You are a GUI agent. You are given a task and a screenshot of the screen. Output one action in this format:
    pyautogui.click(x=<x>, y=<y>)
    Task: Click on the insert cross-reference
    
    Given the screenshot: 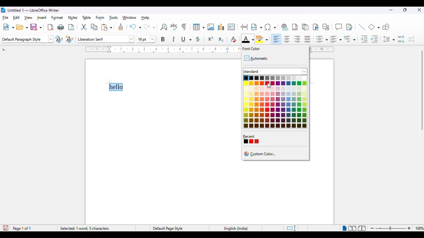 What is the action you would take?
    pyautogui.click(x=326, y=27)
    